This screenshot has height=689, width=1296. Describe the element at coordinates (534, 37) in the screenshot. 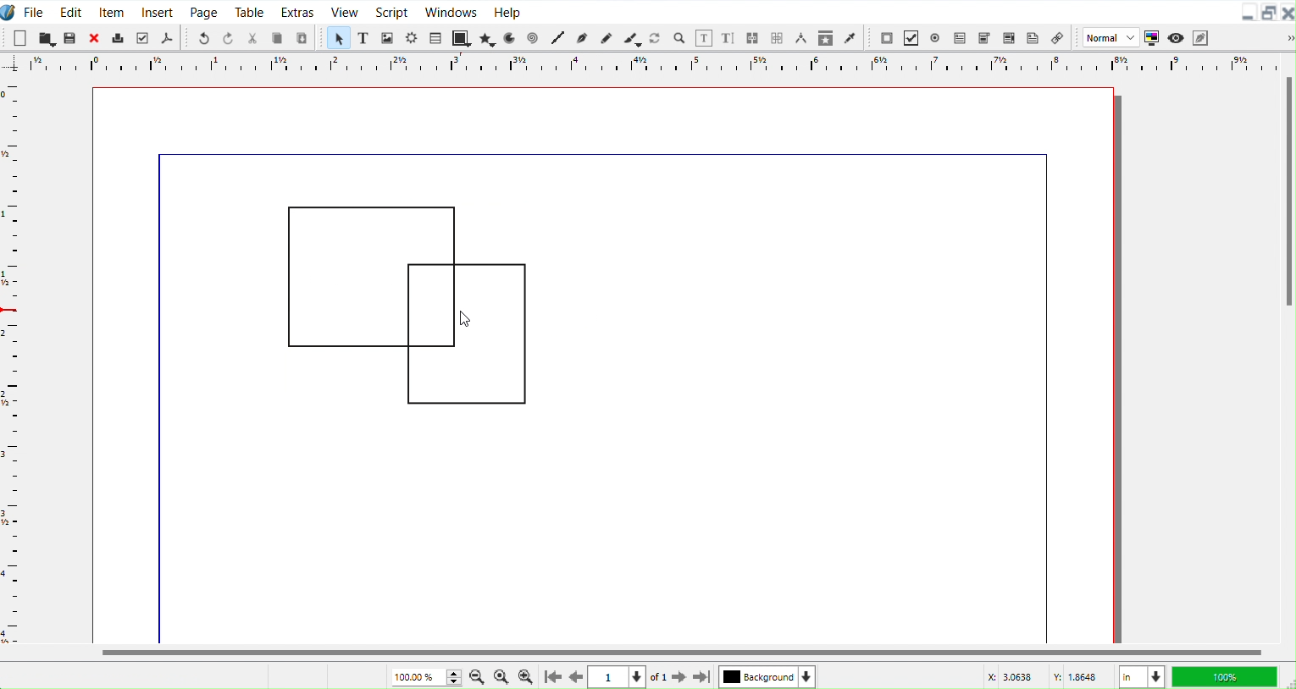

I see `Spiral` at that location.